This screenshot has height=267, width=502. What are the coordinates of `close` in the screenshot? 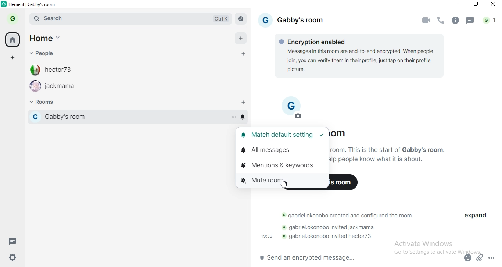 It's located at (495, 5).